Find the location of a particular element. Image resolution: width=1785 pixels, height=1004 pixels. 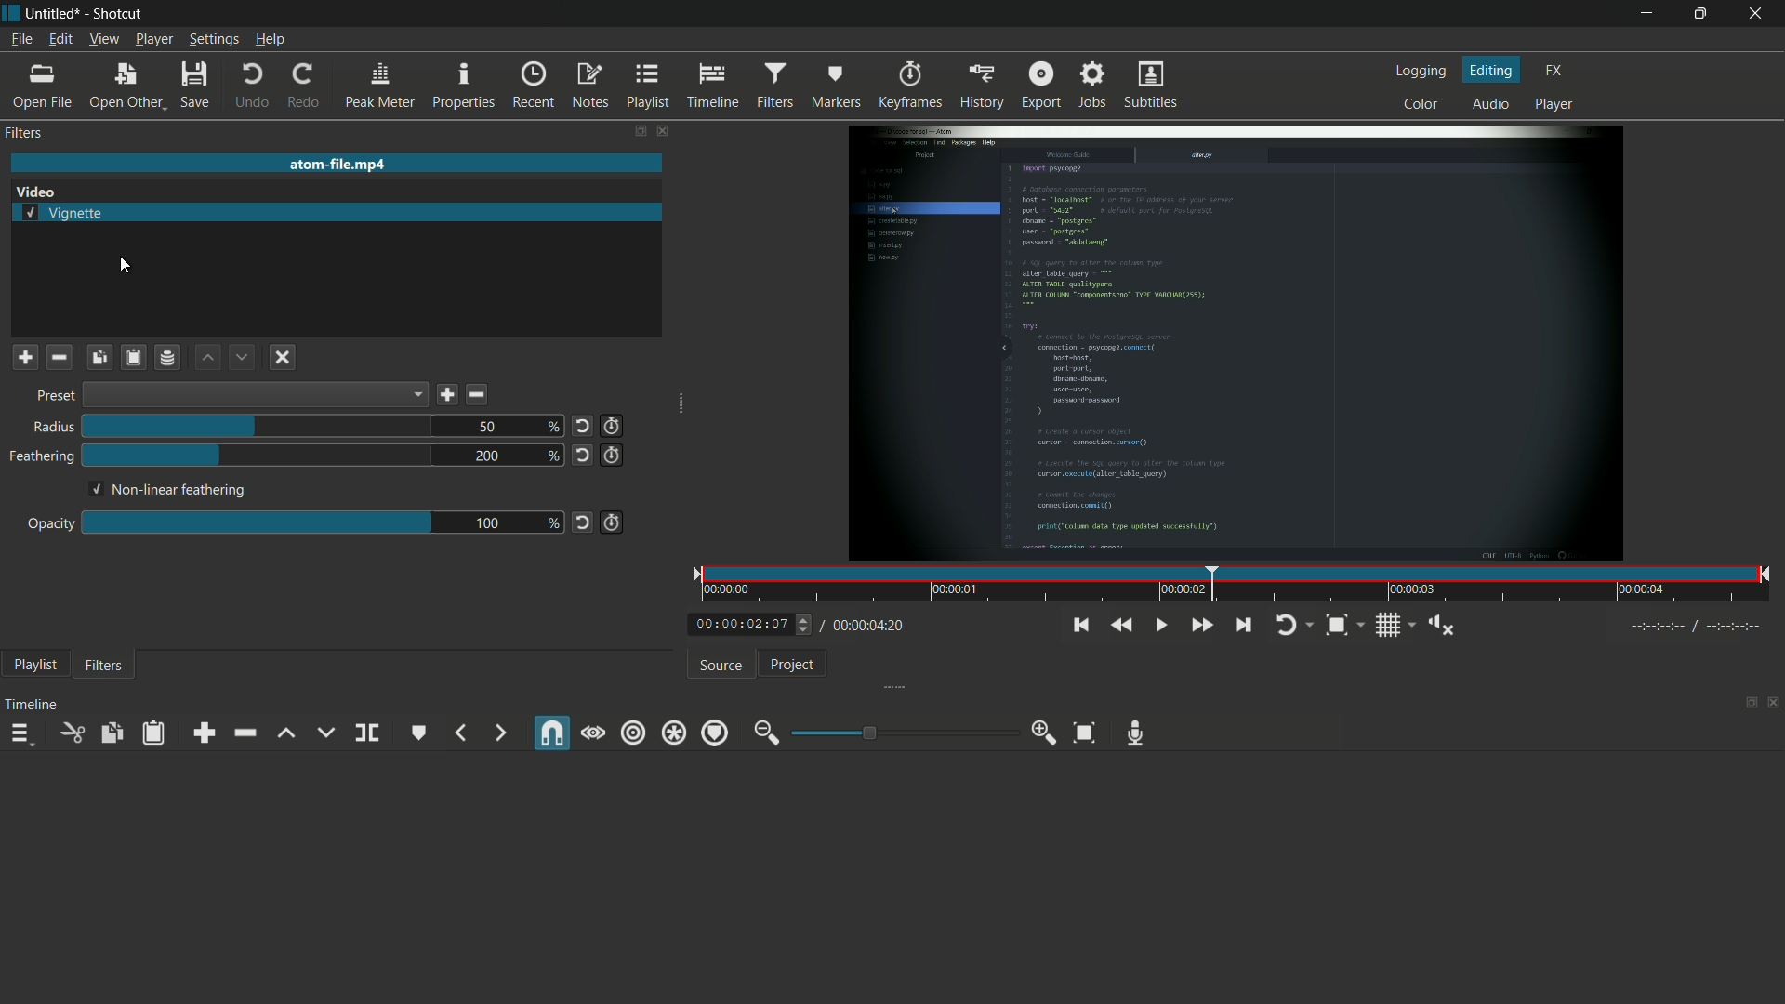

filters is located at coordinates (24, 132).